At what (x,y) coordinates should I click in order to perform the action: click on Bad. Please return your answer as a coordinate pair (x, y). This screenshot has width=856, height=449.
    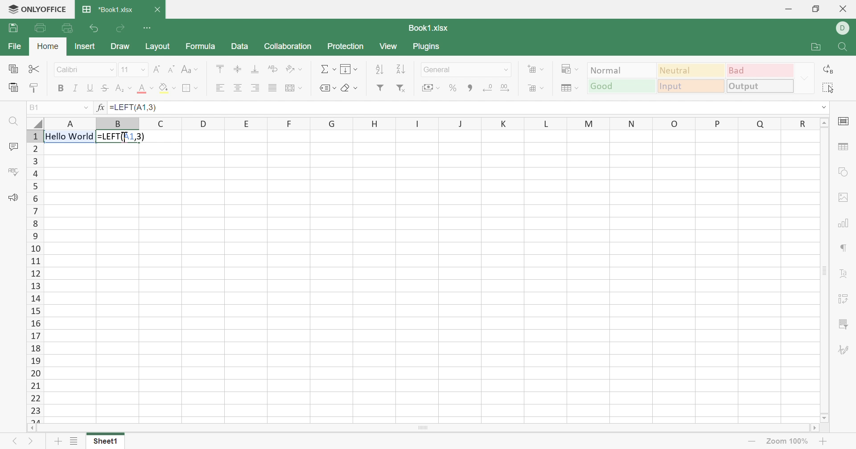
    Looking at the image, I should click on (760, 69).